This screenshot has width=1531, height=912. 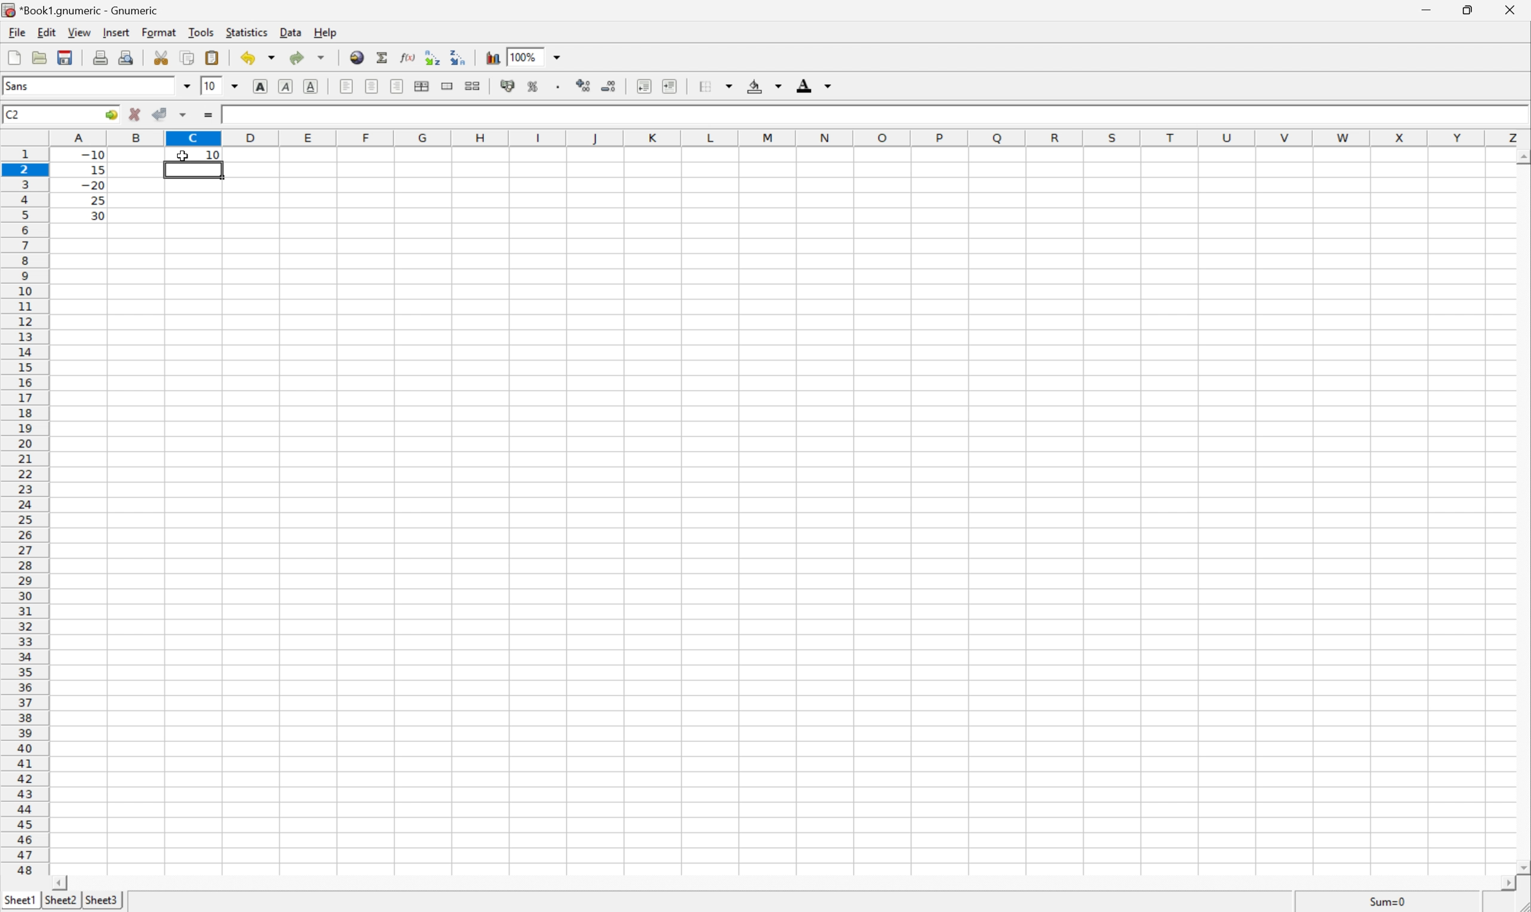 What do you see at coordinates (1465, 10) in the screenshot?
I see `Restore down` at bounding box center [1465, 10].